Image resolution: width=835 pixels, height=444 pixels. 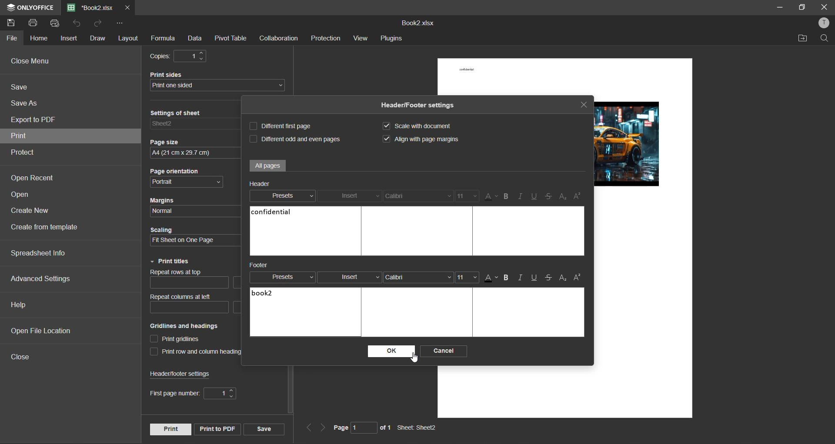 I want to click on home, so click(x=38, y=39).